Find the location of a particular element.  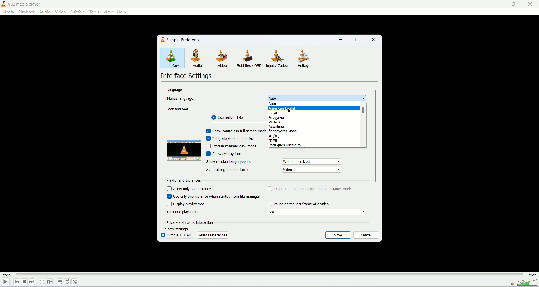

extended settings is located at coordinates (50, 281).